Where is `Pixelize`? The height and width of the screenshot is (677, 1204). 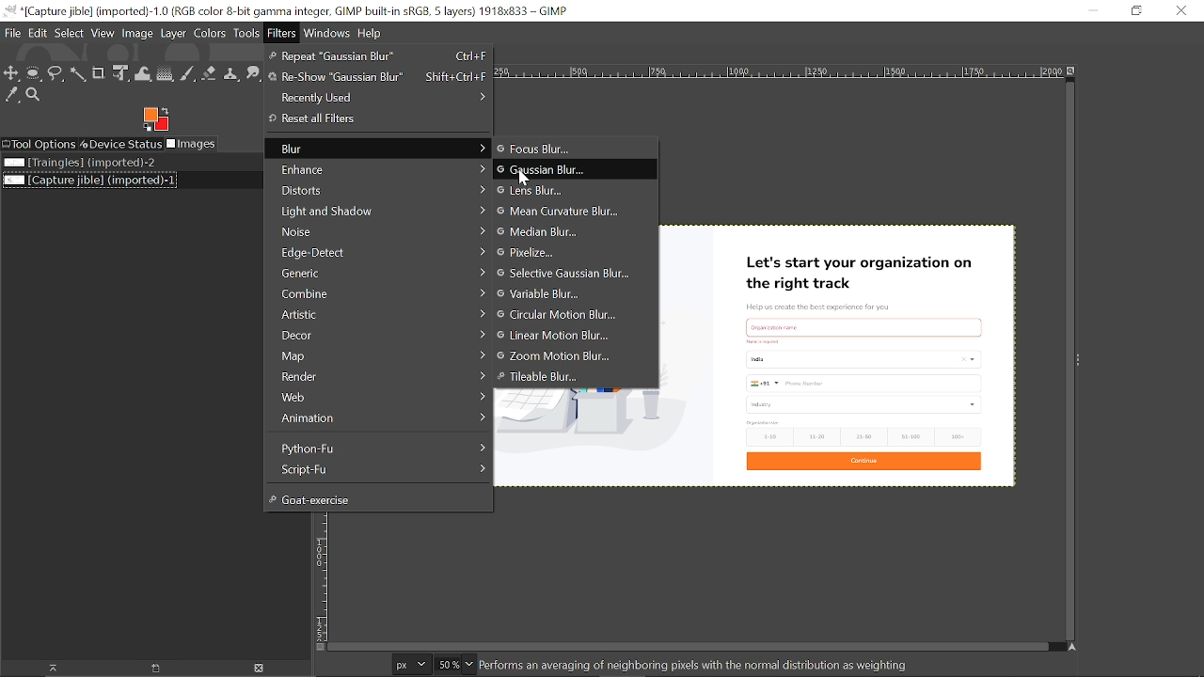
Pixelize is located at coordinates (558, 253).